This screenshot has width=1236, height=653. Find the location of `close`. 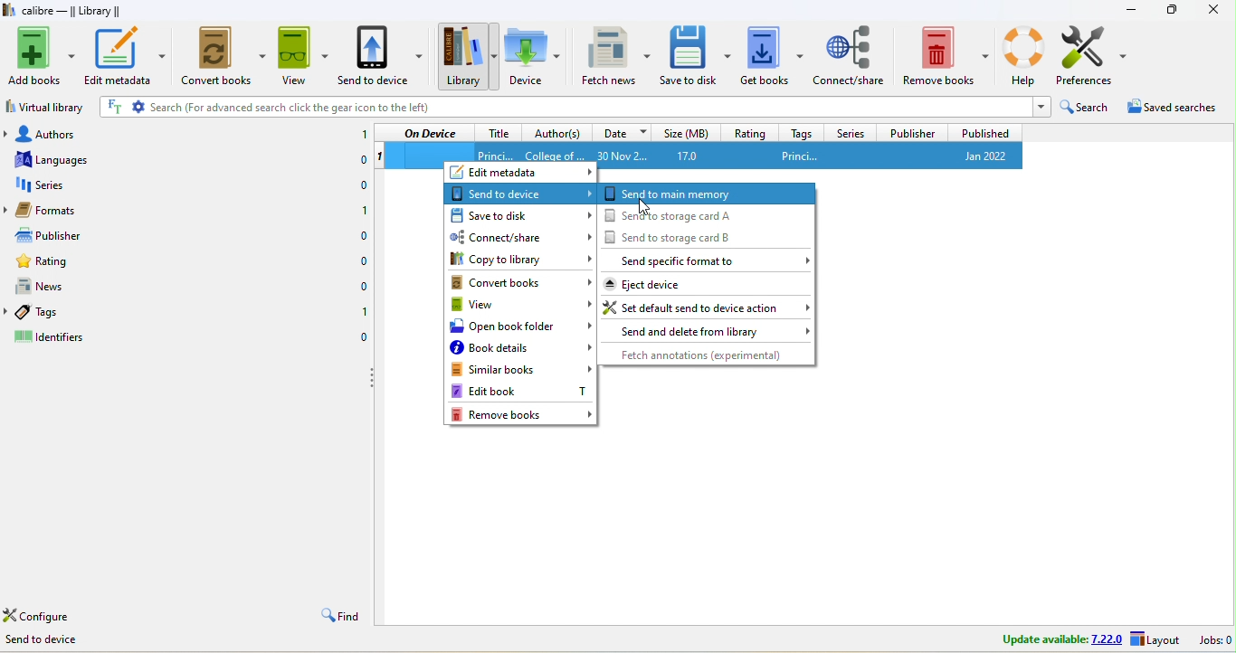

close is located at coordinates (1212, 10).